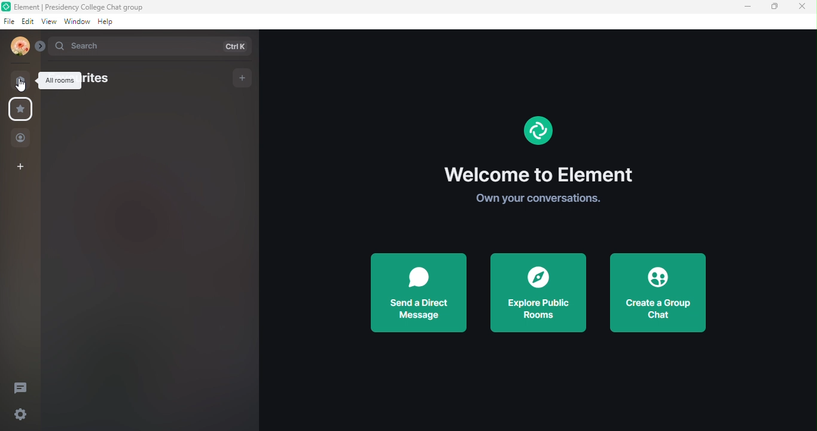  I want to click on search, so click(155, 47).